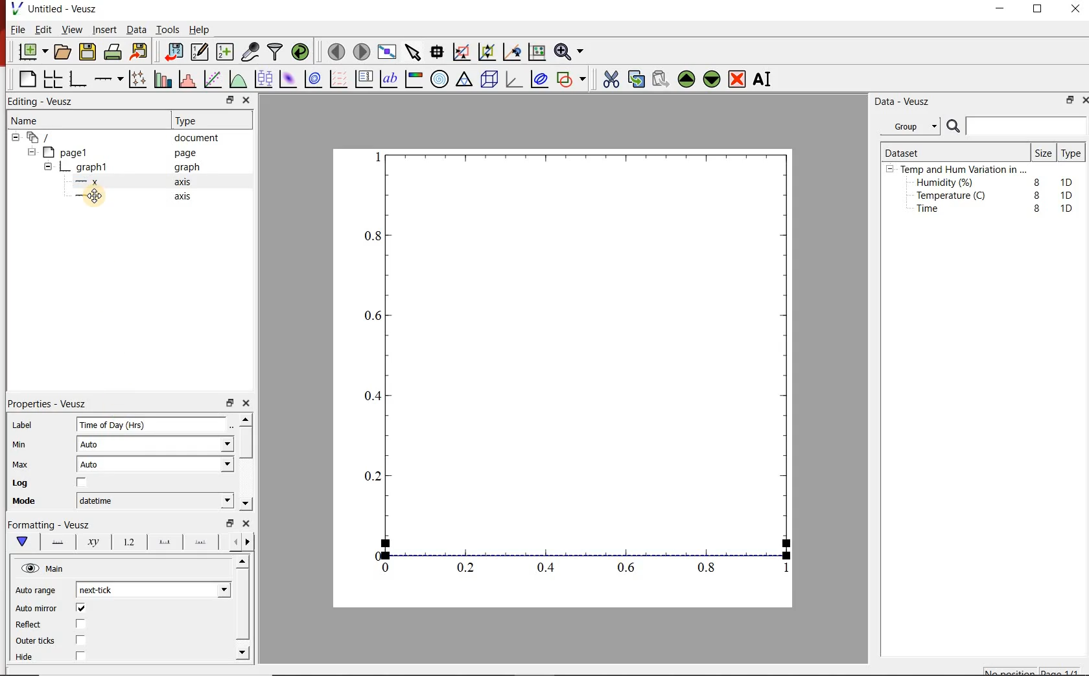 The height and width of the screenshot is (676, 1089). What do you see at coordinates (1067, 102) in the screenshot?
I see `restore down` at bounding box center [1067, 102].